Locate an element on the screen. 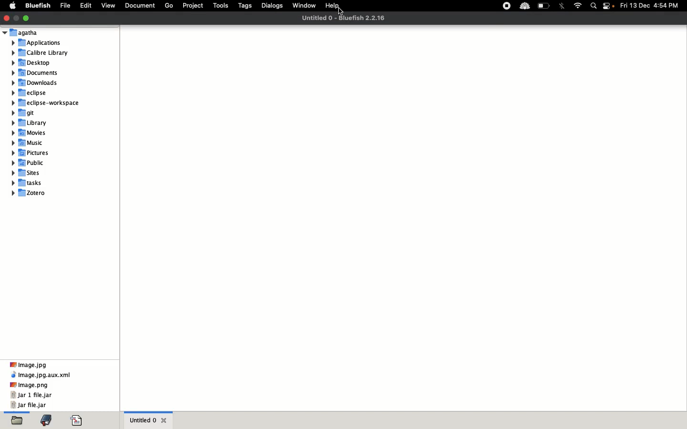 The height and width of the screenshot is (429, 687). image, xml file is located at coordinates (42, 376).